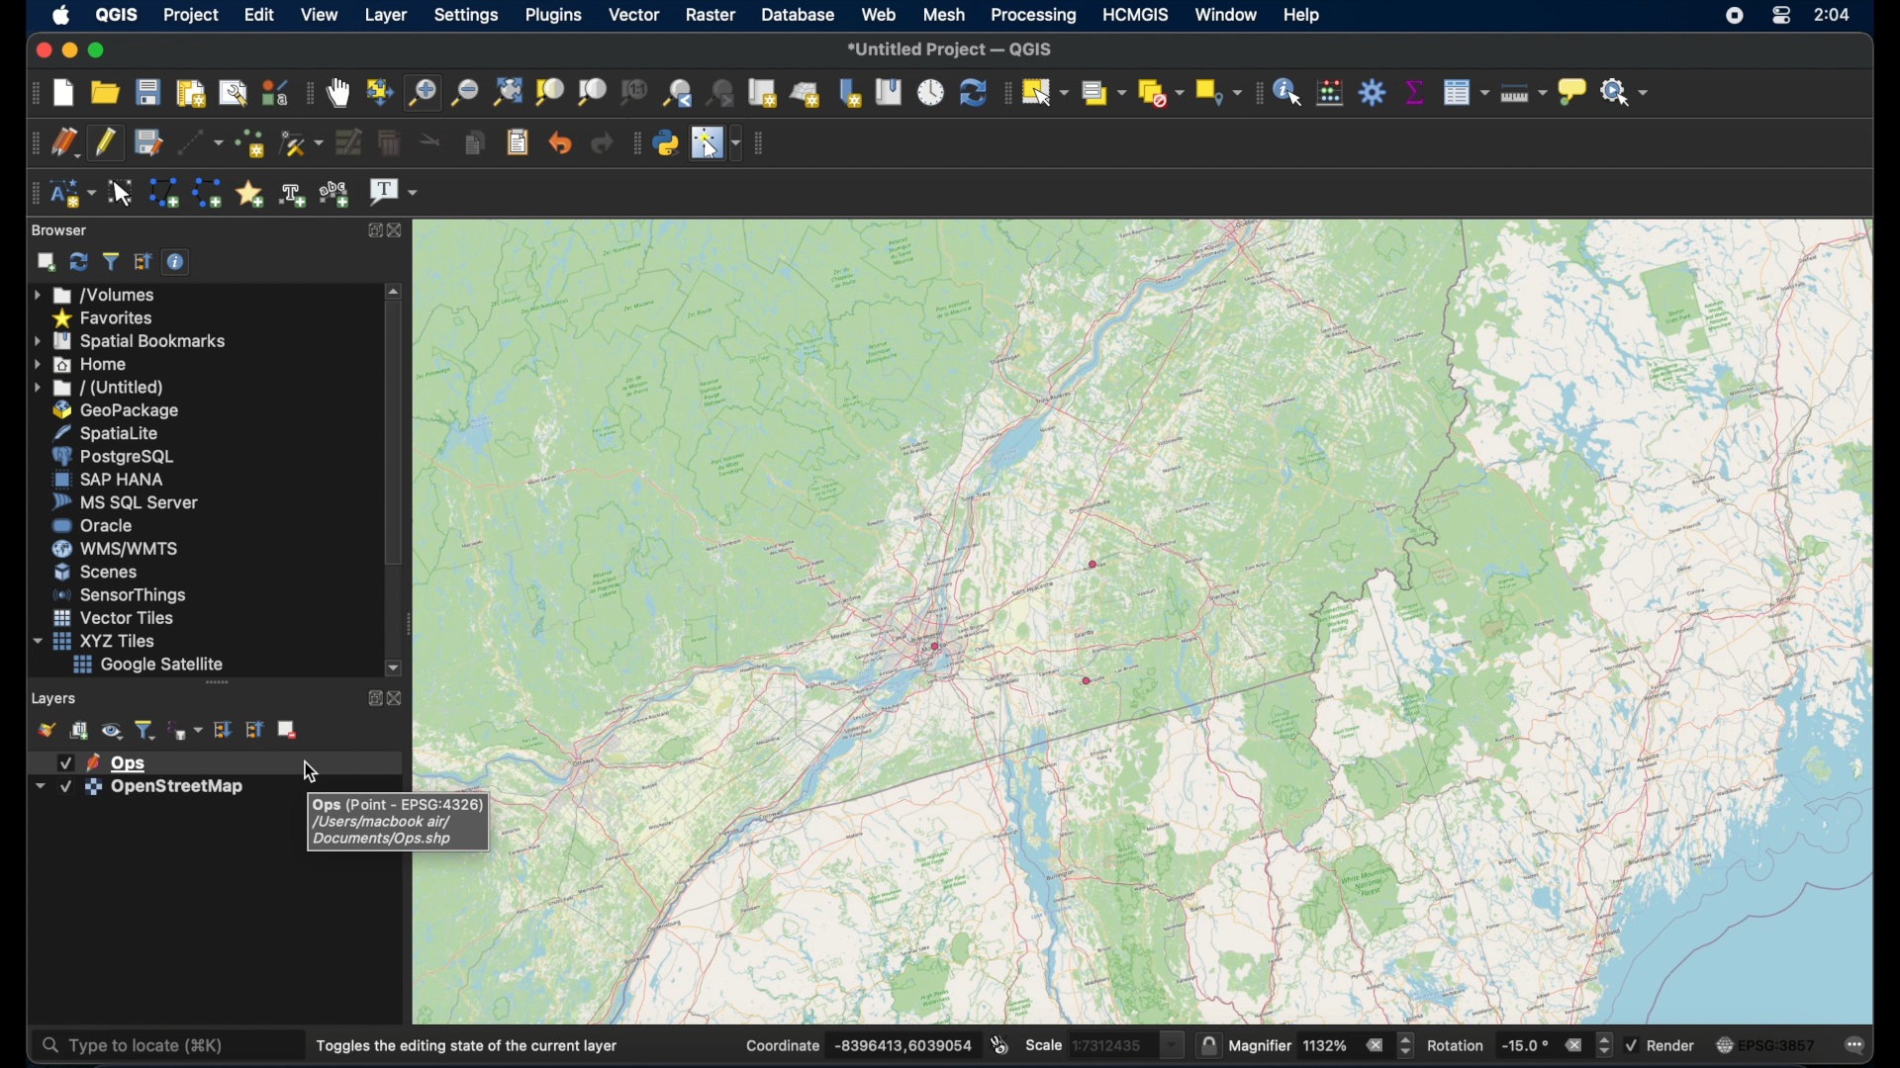 The width and height of the screenshot is (1900, 1068). I want to click on no action selected, so click(1628, 95).